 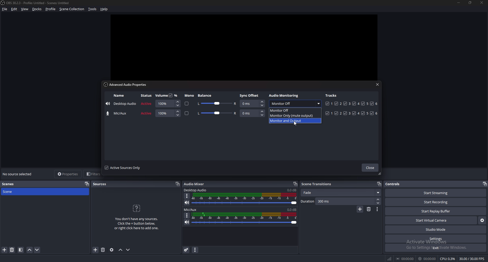 What do you see at coordinates (195, 190) in the screenshot?
I see `desktop audio` at bounding box center [195, 190].